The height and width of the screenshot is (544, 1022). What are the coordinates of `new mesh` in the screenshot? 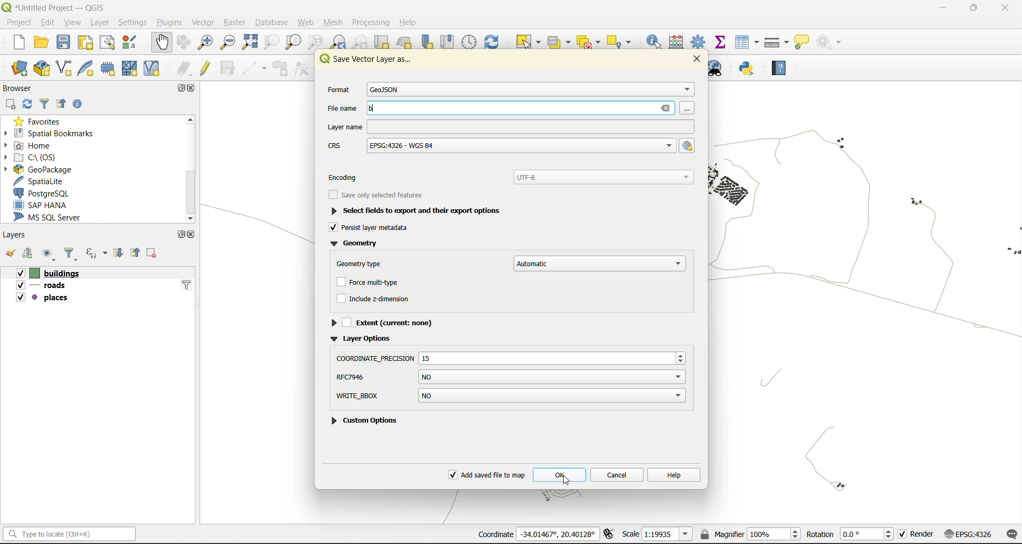 It's located at (128, 68).